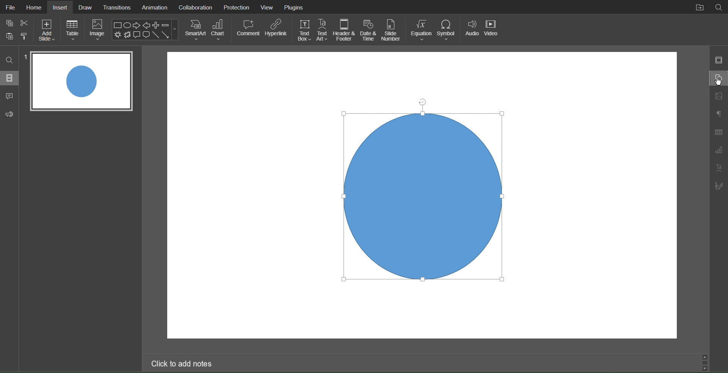  I want to click on copy, so click(11, 37).